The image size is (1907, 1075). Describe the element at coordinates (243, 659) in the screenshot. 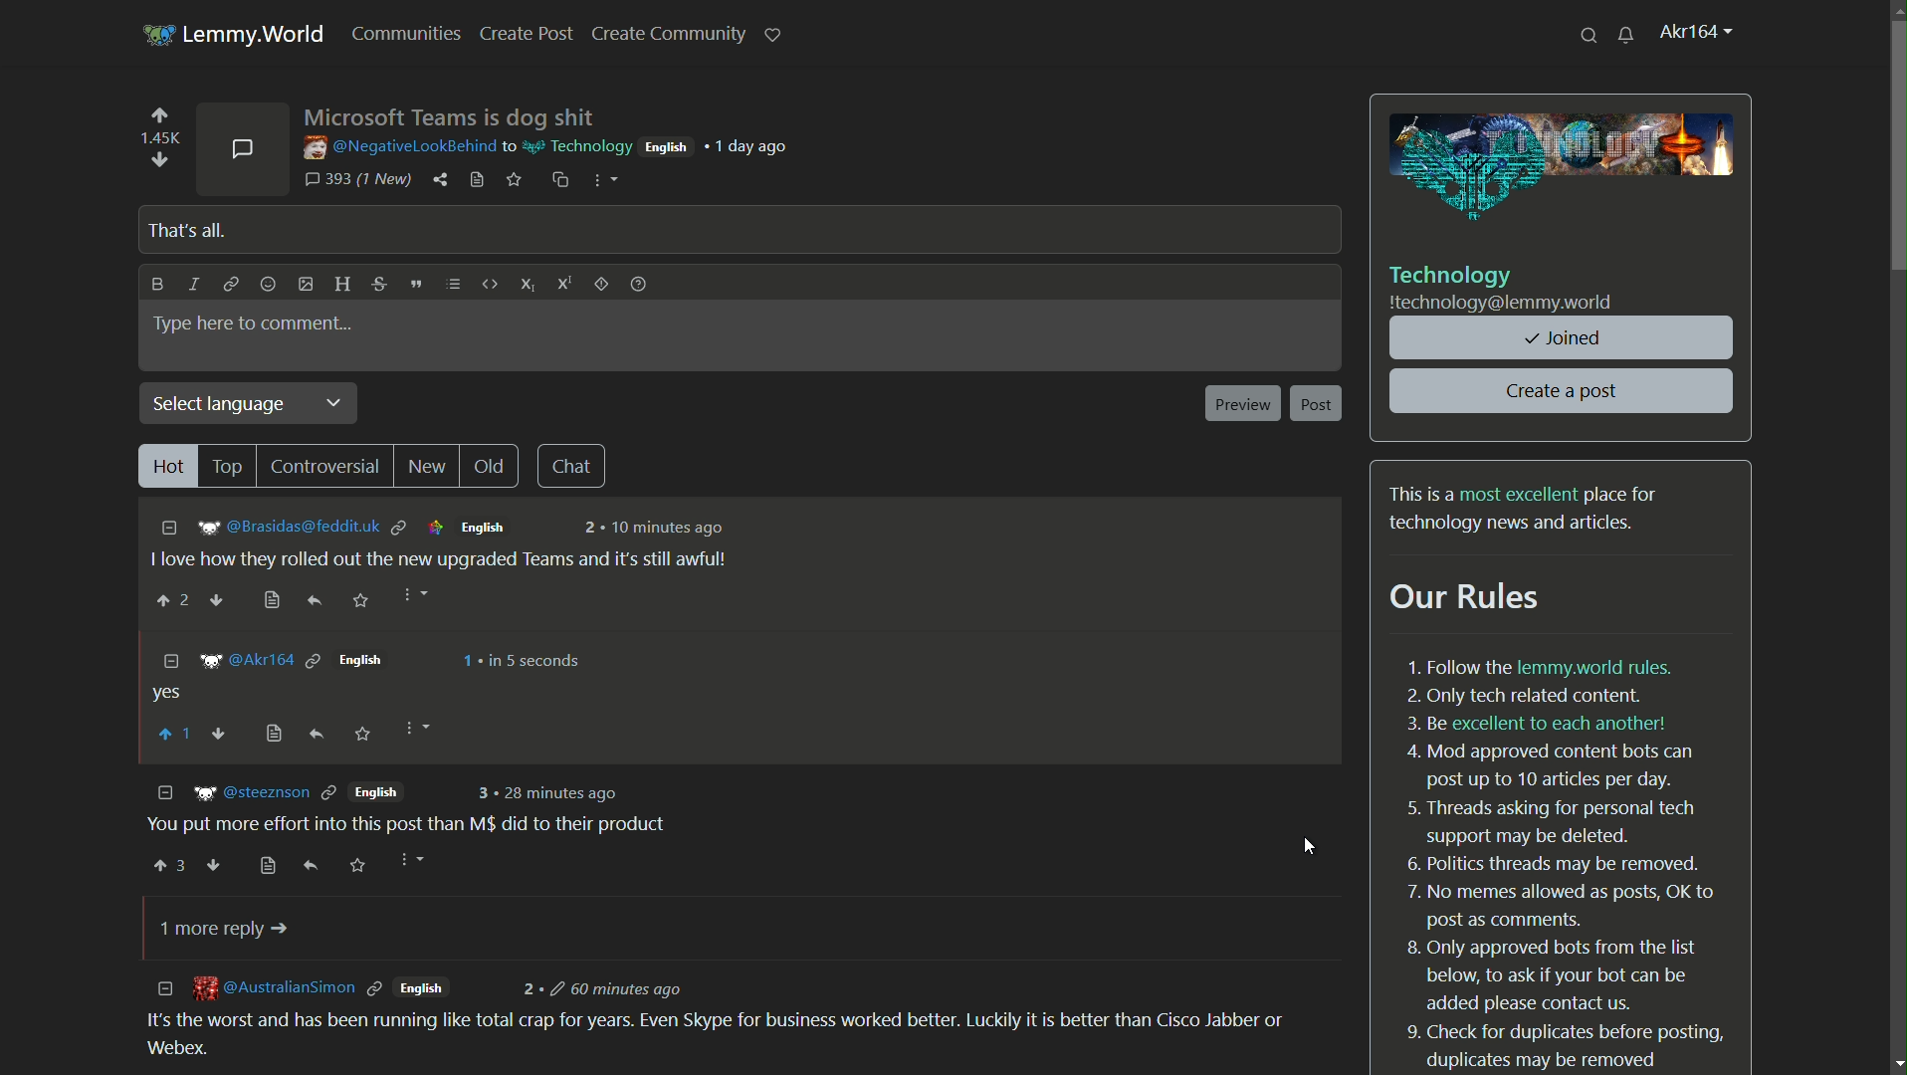

I see `username who replied` at that location.